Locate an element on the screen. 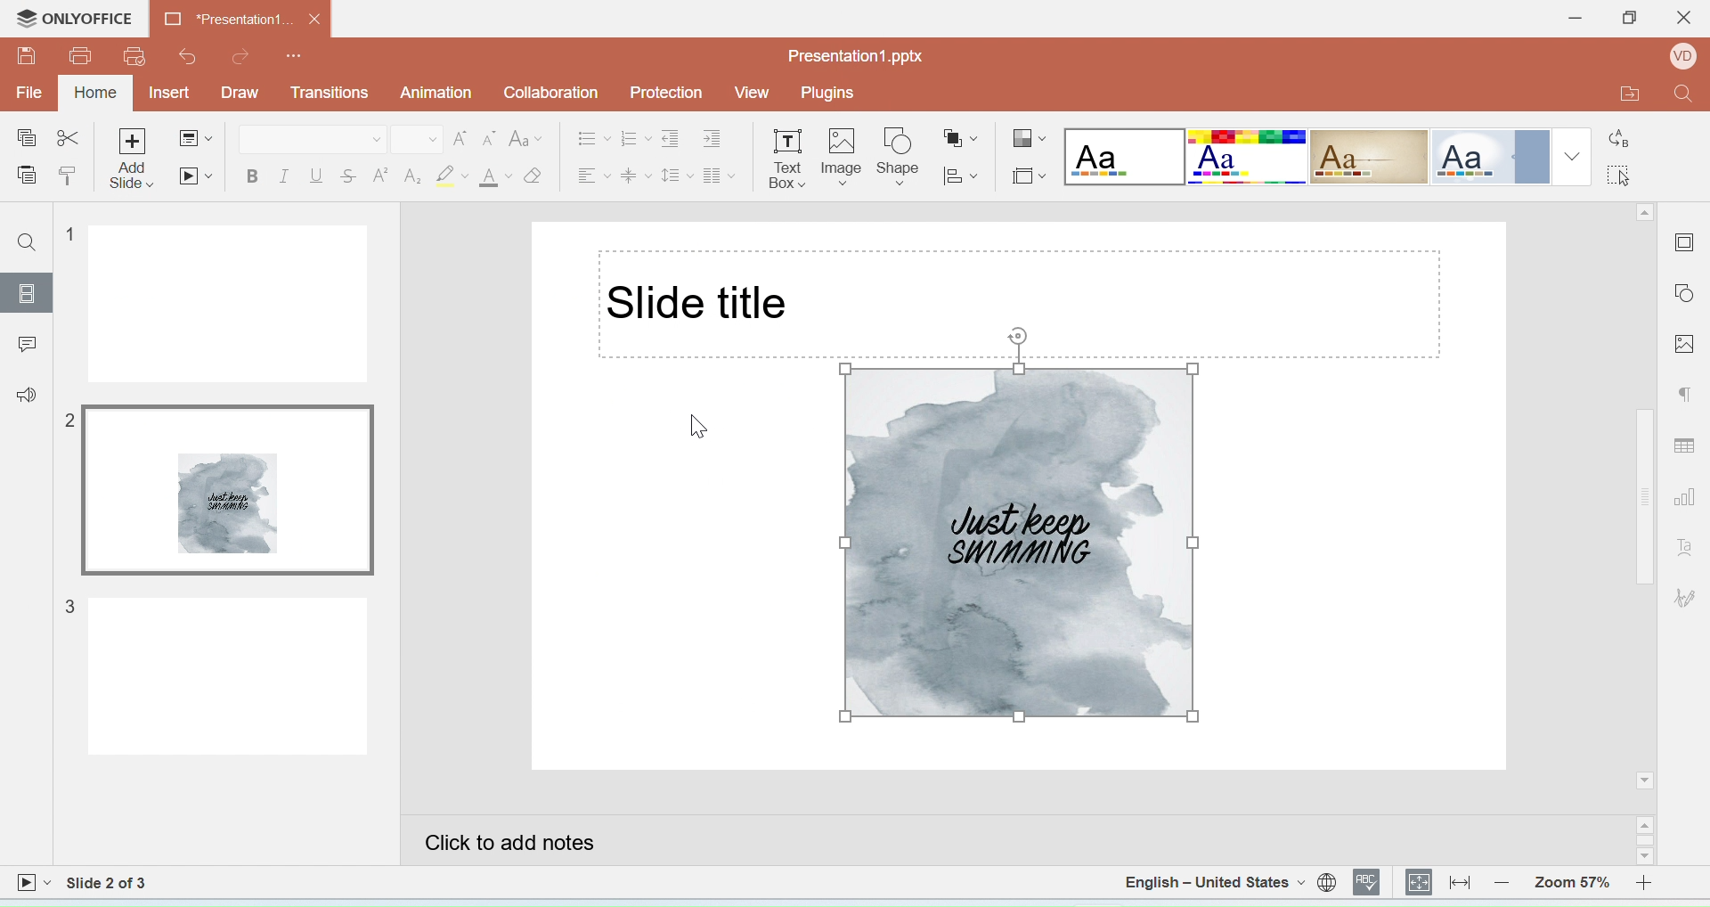  Scroll bar is located at coordinates (1646, 497).